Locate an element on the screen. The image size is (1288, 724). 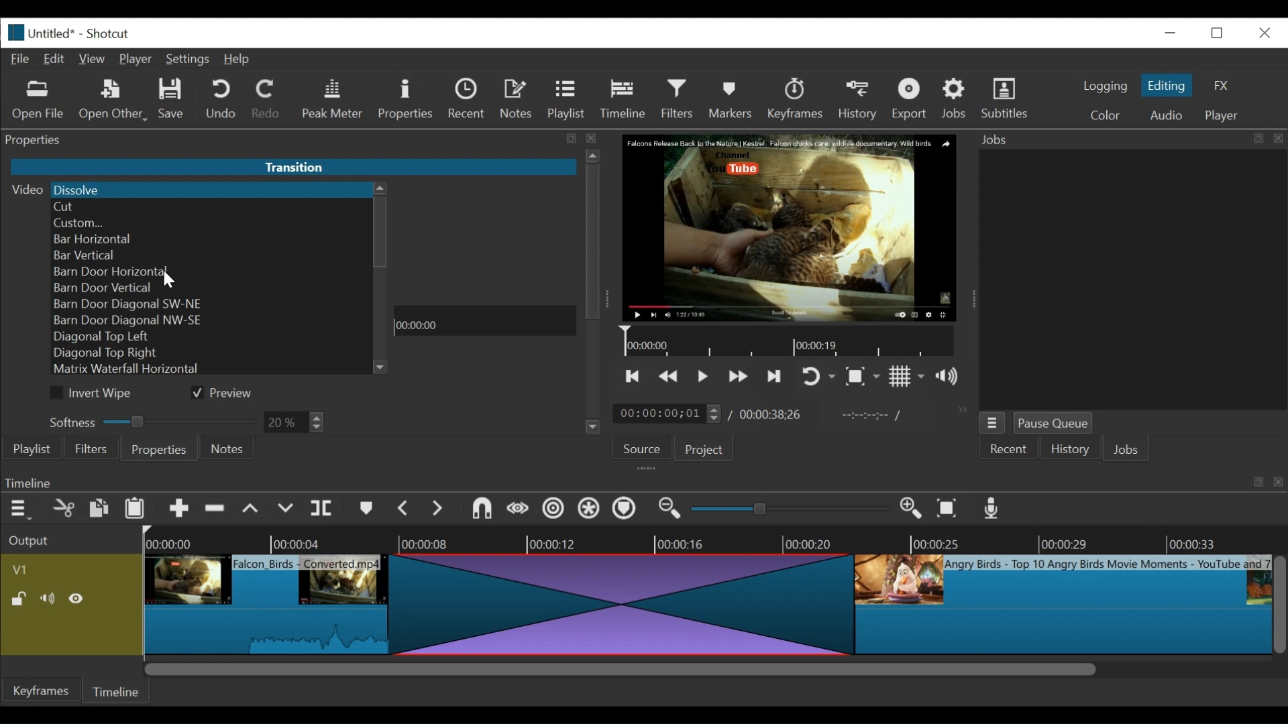
History is located at coordinates (1070, 451).